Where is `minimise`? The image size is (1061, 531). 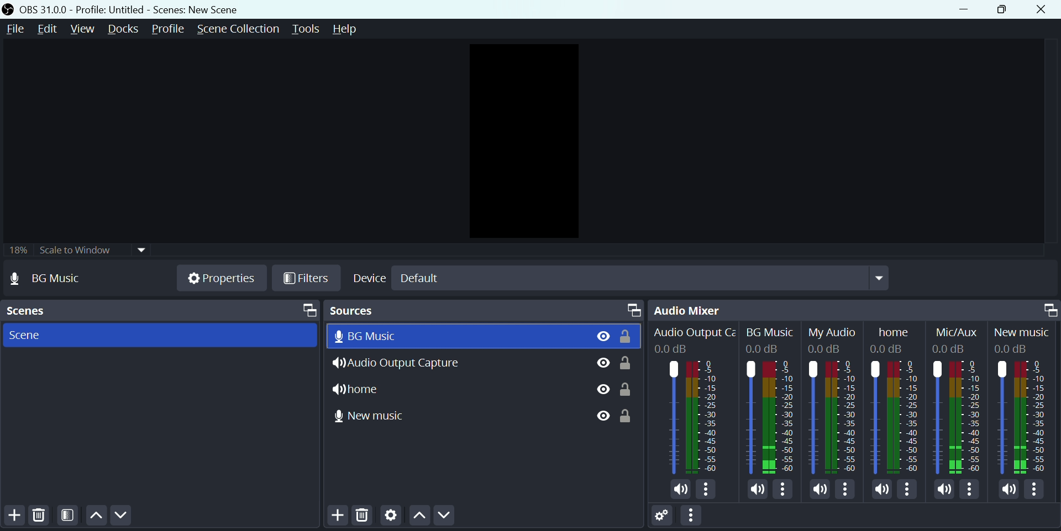 minimise is located at coordinates (959, 9).